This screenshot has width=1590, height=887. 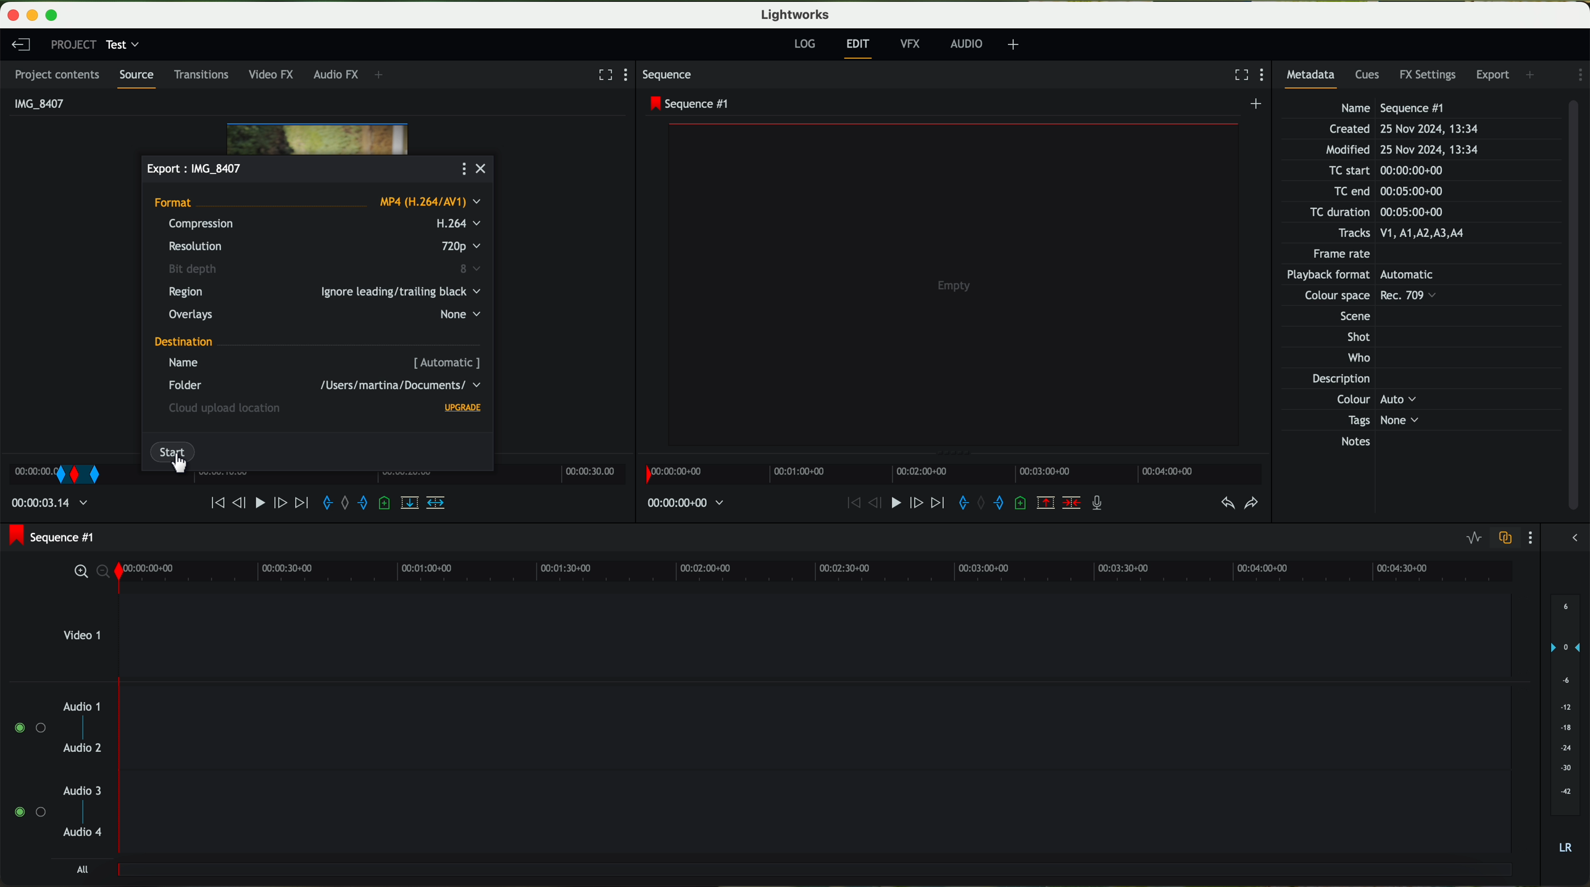 What do you see at coordinates (94, 45) in the screenshot?
I see `project: test` at bounding box center [94, 45].